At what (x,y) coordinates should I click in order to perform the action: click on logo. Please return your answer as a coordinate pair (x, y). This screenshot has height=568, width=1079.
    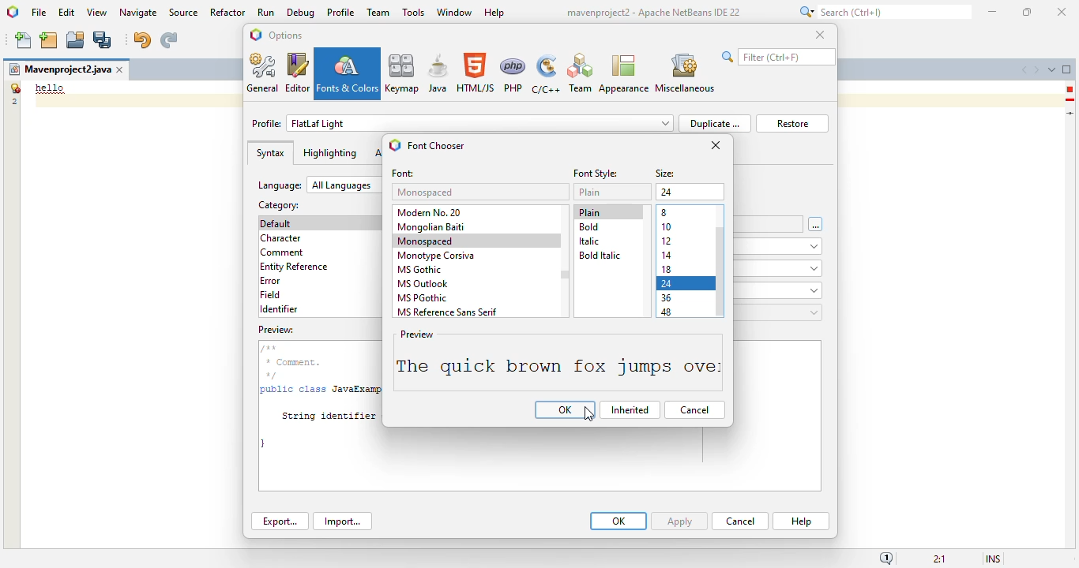
    Looking at the image, I should click on (395, 145).